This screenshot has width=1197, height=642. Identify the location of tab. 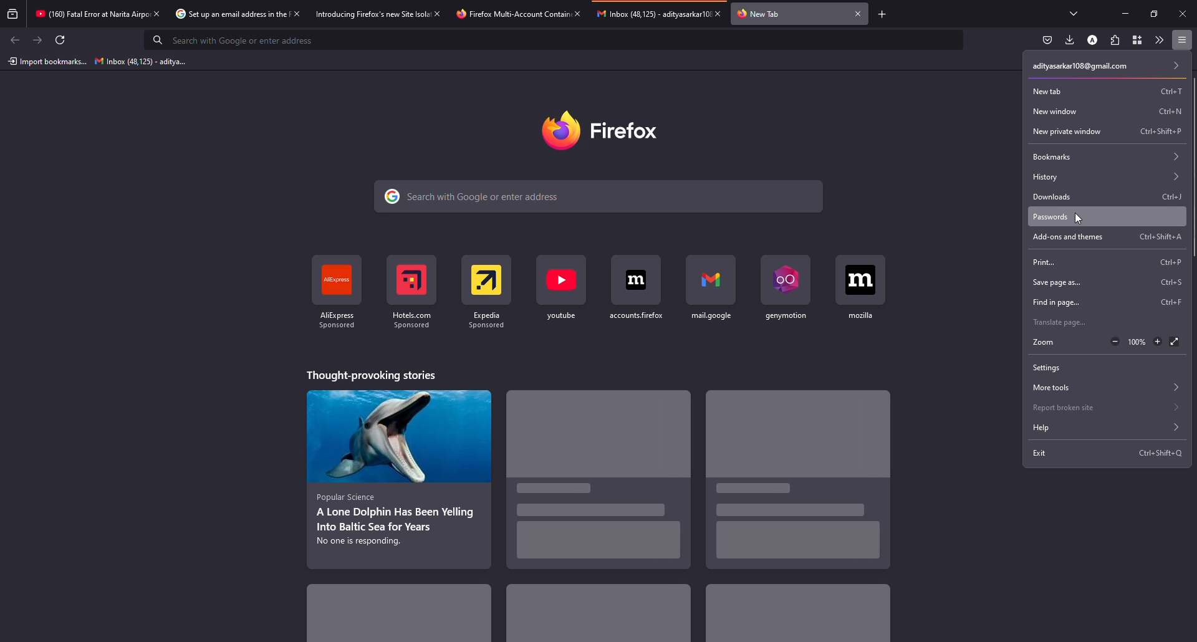
(652, 13).